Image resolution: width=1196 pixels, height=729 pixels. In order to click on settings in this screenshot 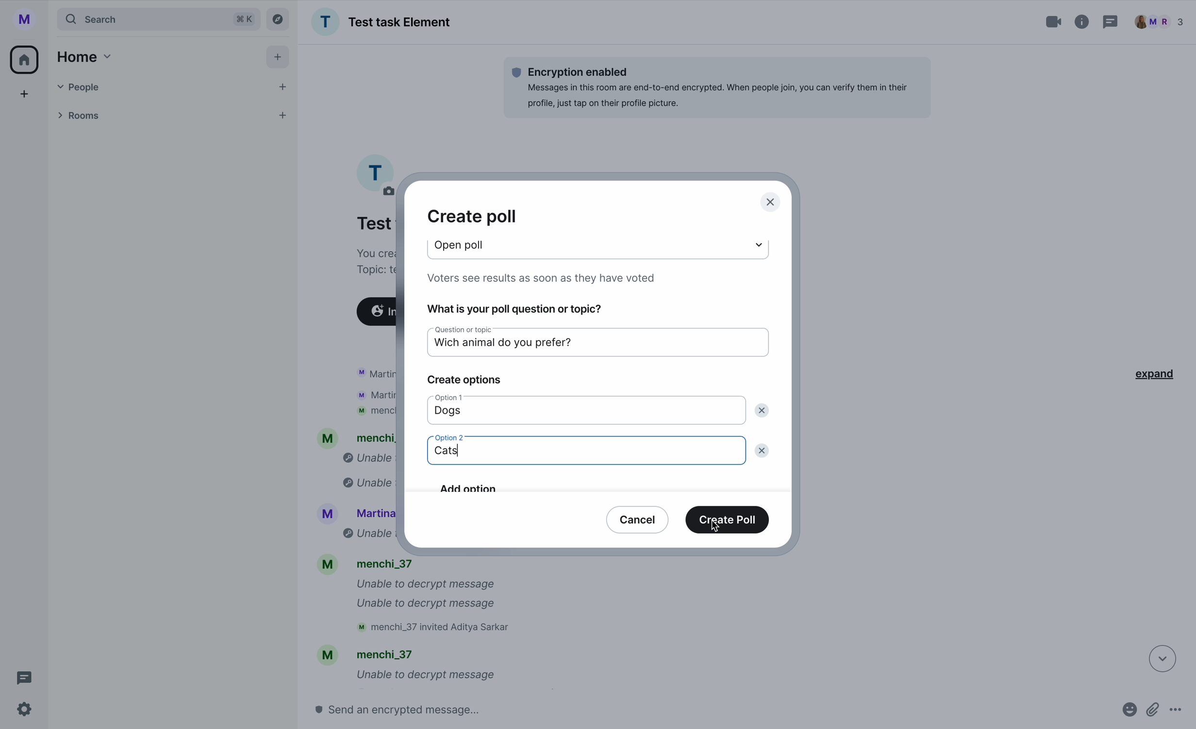, I will do `click(25, 710)`.